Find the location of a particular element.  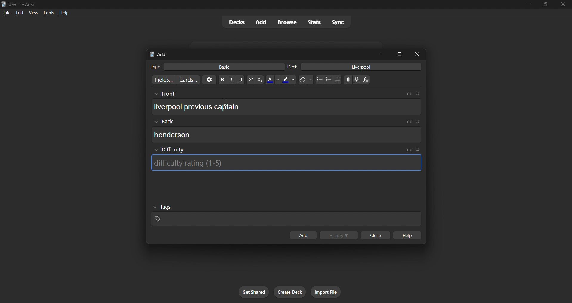

card front input box is located at coordinates (286, 105).